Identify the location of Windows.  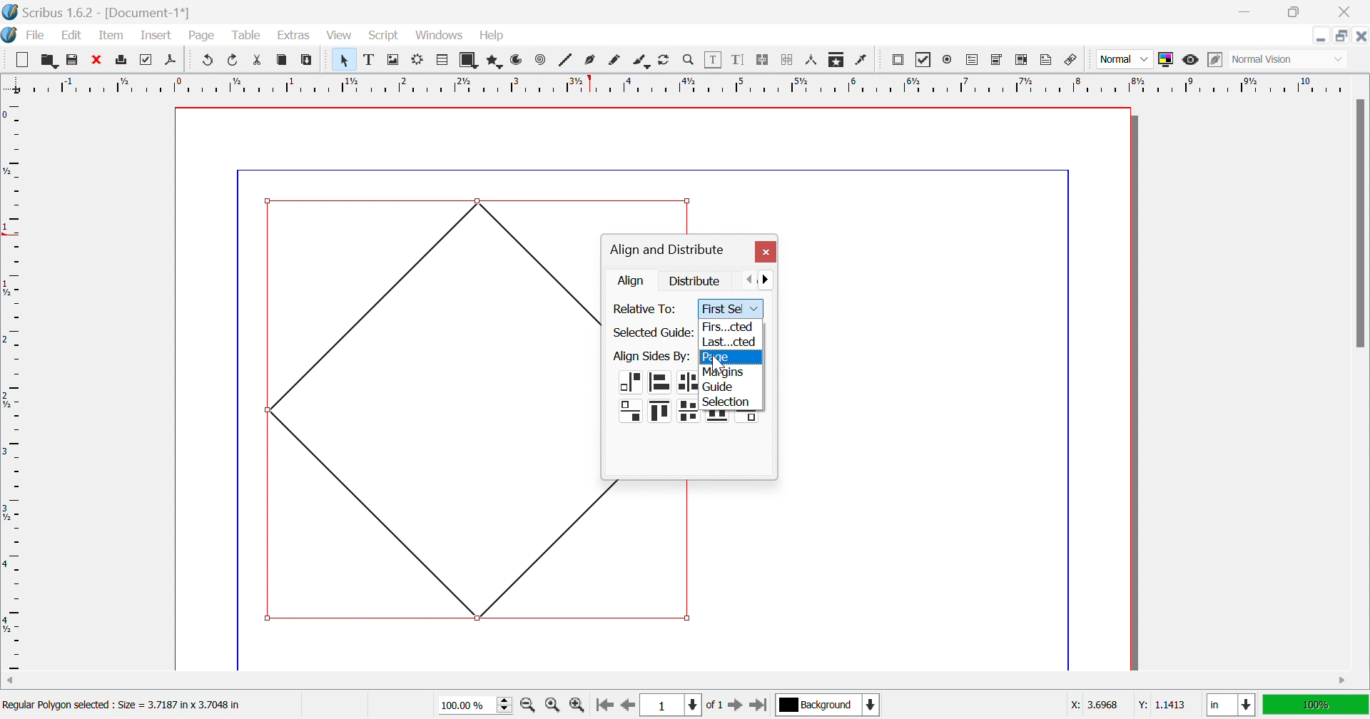
(441, 36).